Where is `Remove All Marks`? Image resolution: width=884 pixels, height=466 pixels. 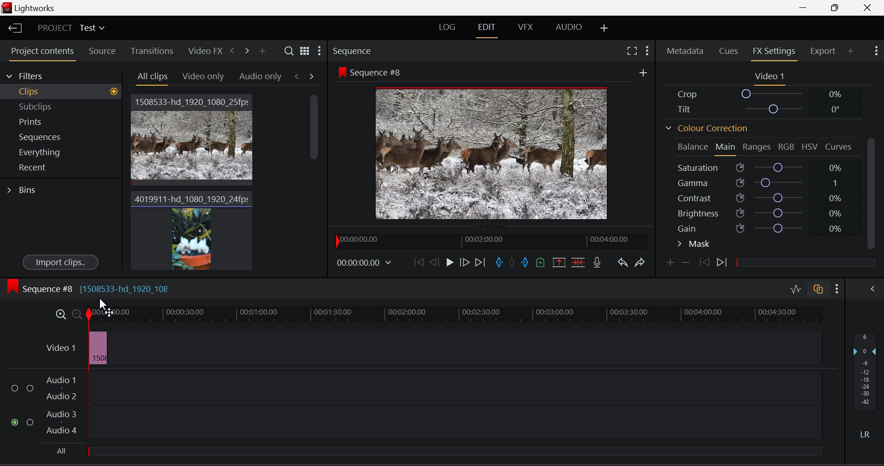
Remove All Marks is located at coordinates (513, 262).